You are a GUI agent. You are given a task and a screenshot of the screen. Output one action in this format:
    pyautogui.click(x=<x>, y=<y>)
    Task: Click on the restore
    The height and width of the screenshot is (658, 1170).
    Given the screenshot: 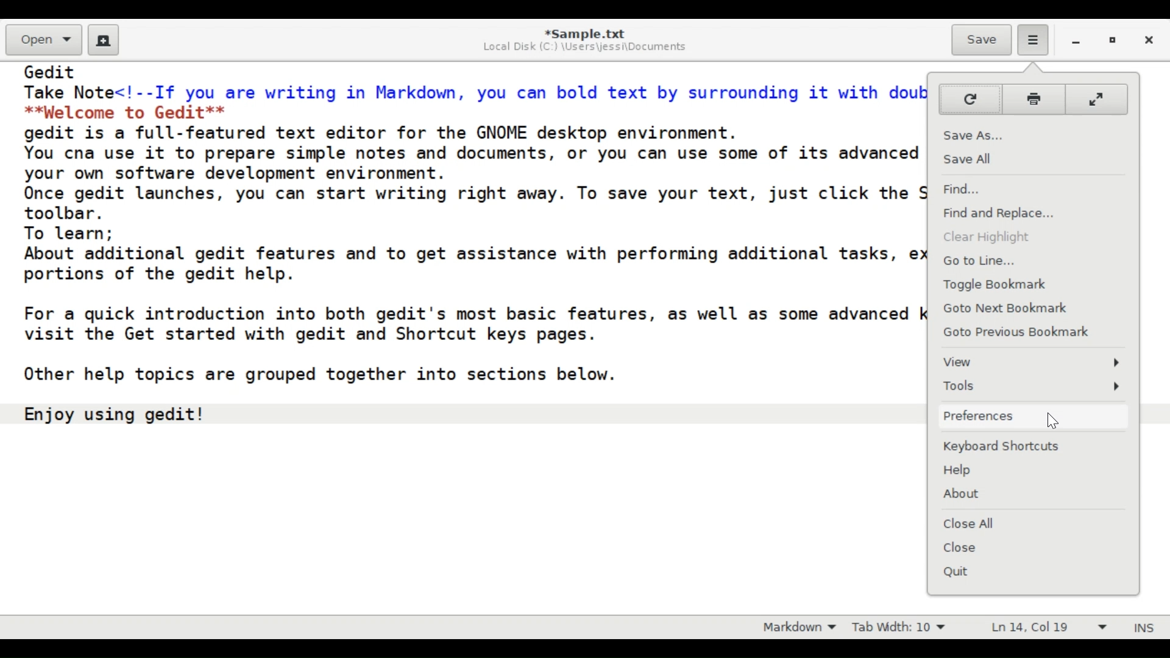 What is the action you would take?
    pyautogui.click(x=1113, y=42)
    